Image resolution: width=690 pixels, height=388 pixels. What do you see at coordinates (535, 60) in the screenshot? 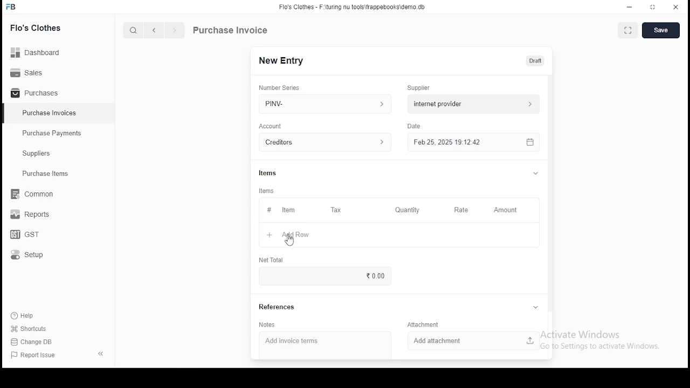
I see `draft` at bounding box center [535, 60].